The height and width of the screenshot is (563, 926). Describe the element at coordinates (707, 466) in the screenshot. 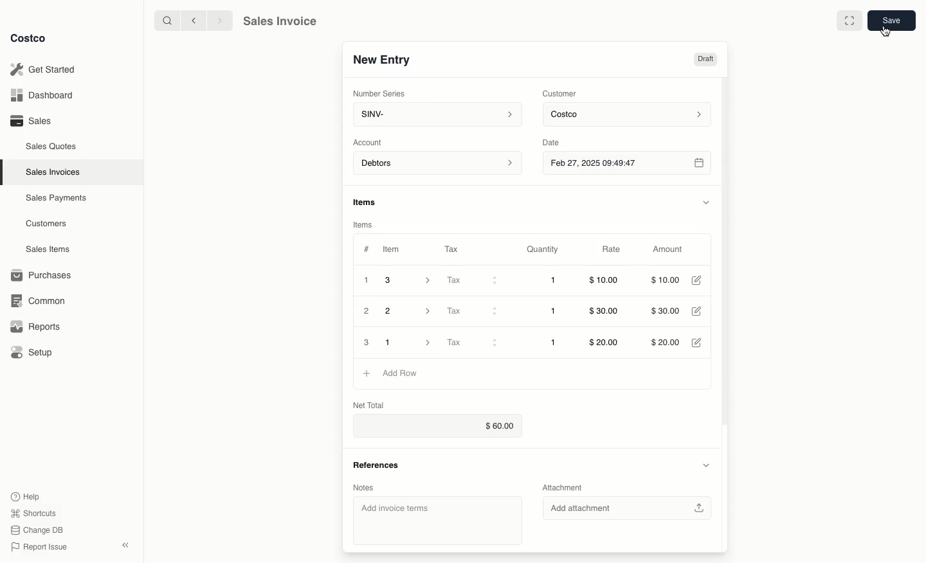

I see `Hide` at that location.